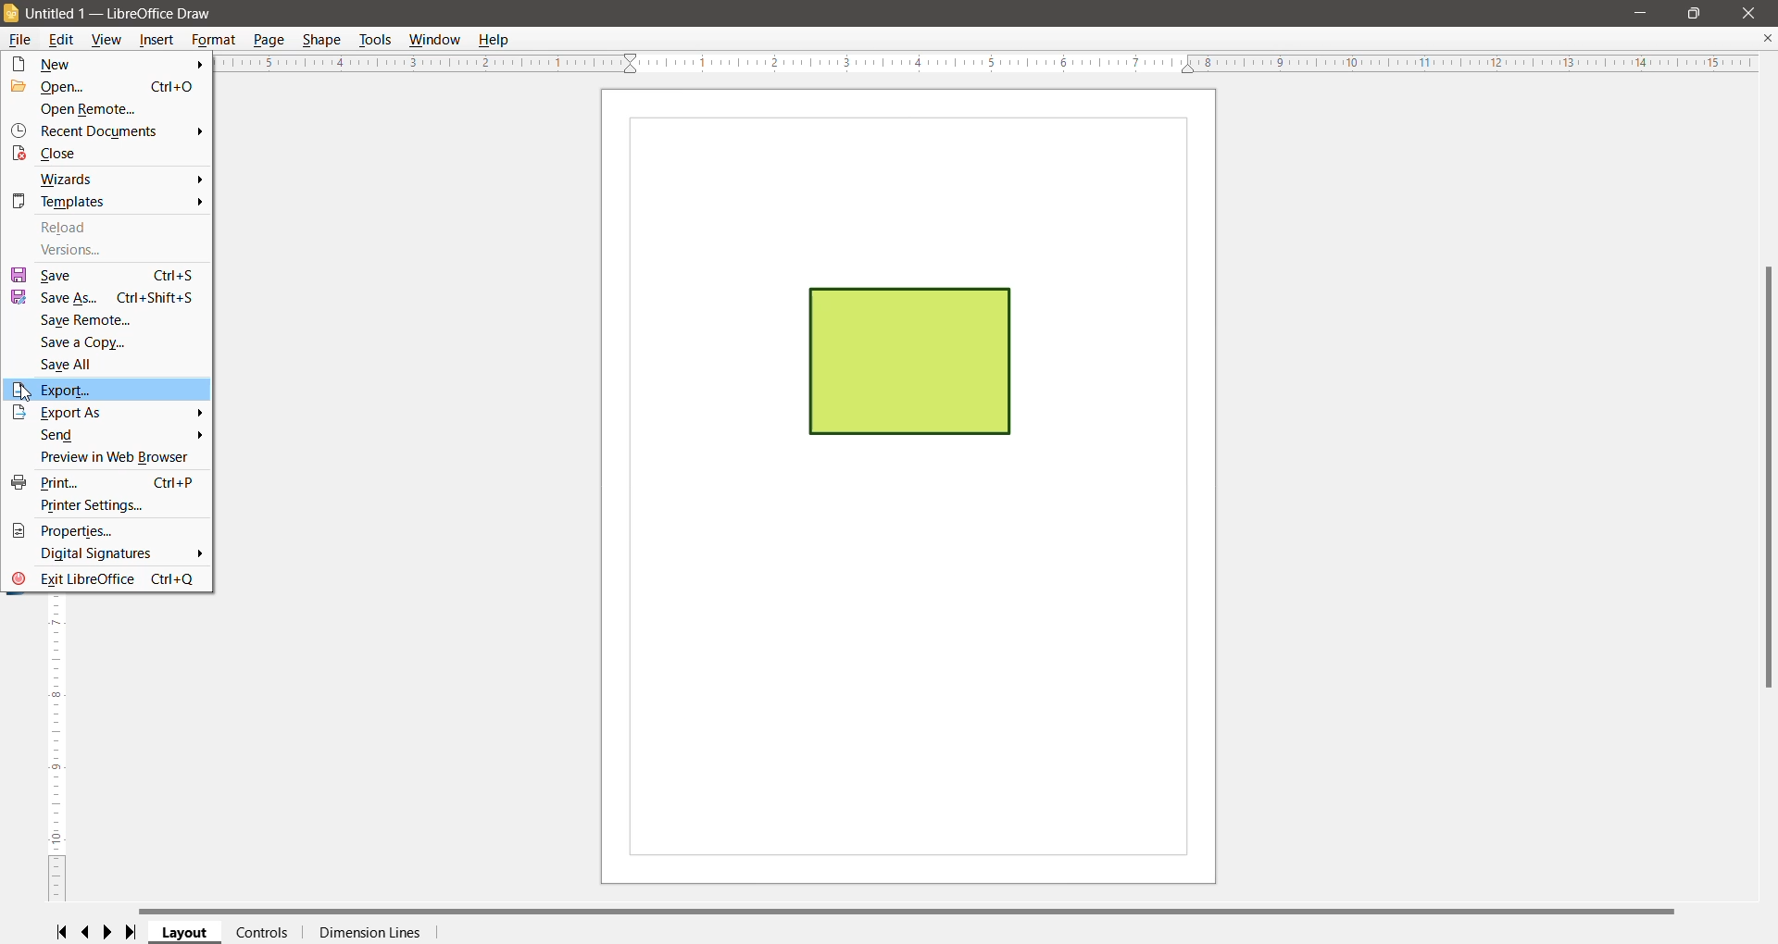  What do you see at coordinates (57, 204) in the screenshot?
I see `Templates` at bounding box center [57, 204].